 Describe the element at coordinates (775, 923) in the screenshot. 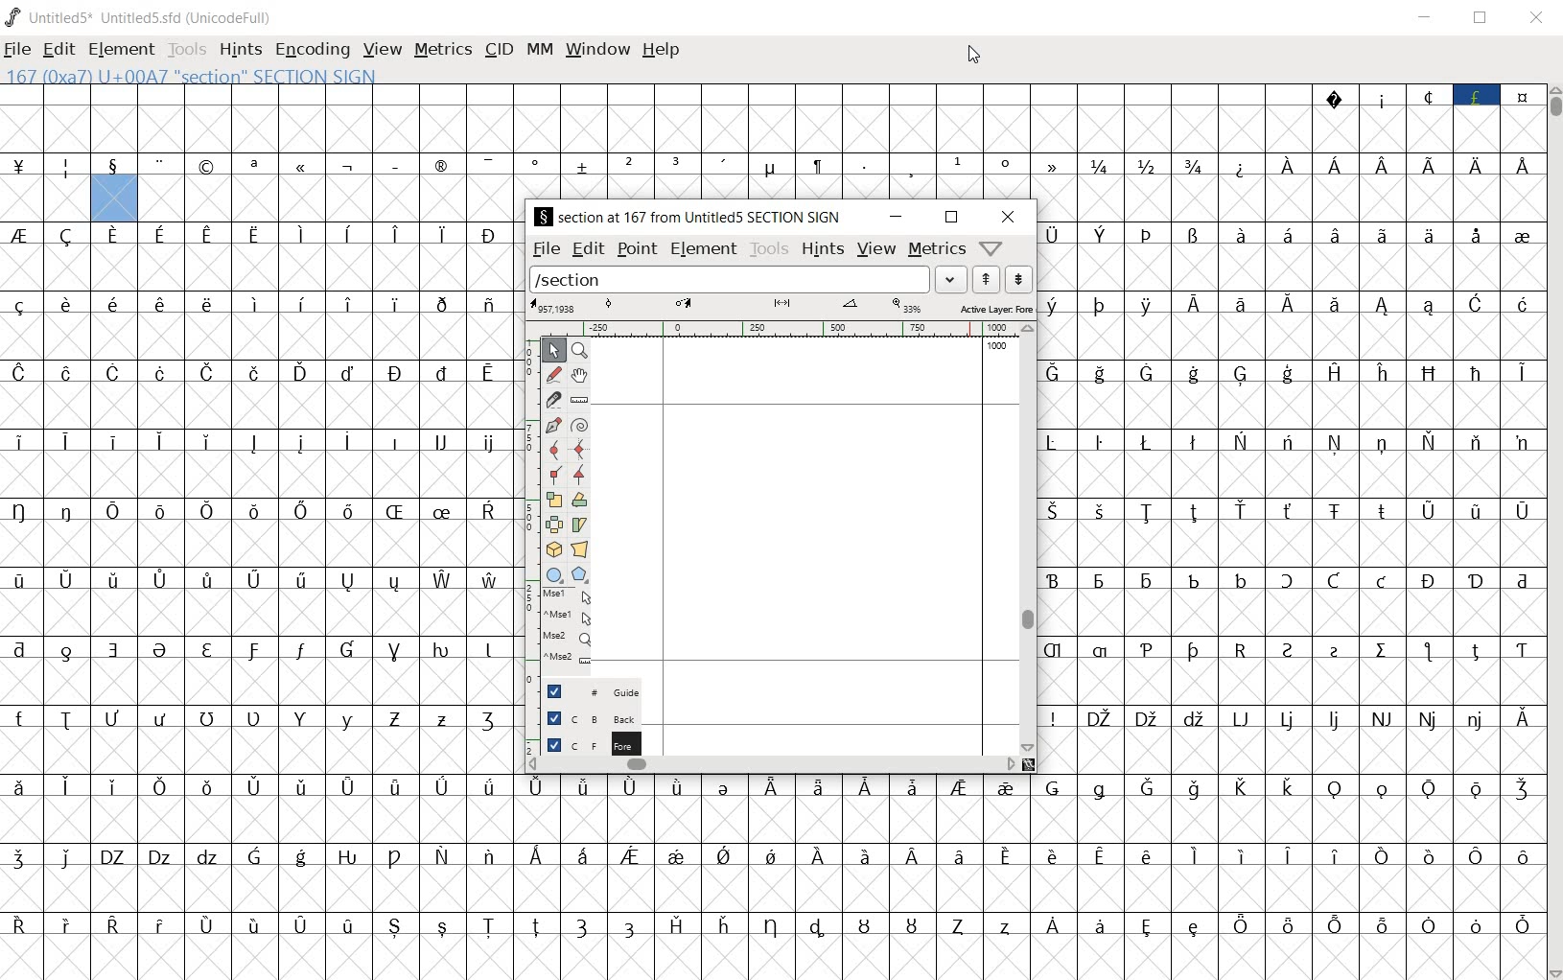

I see `special letters` at that location.